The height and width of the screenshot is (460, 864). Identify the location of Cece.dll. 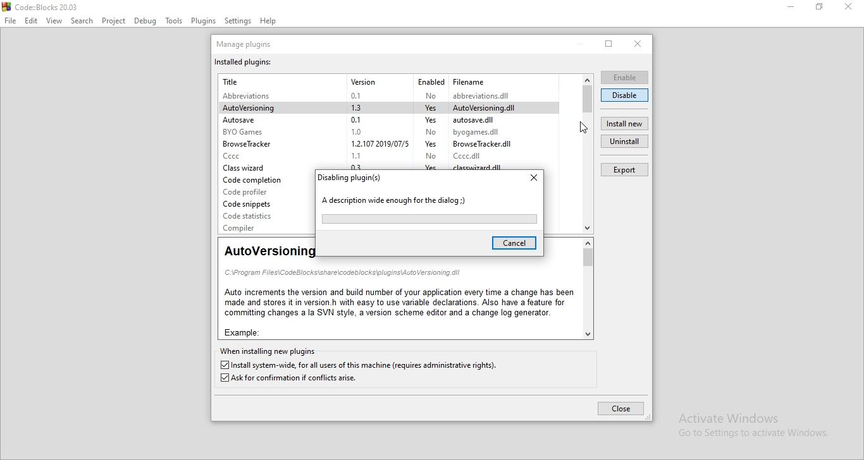
(474, 156).